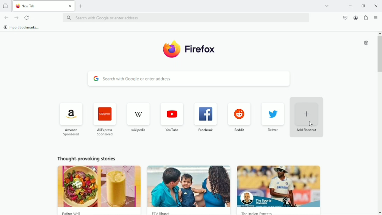 The image size is (382, 215). Describe the element at coordinates (376, 18) in the screenshot. I see `open application menu` at that location.